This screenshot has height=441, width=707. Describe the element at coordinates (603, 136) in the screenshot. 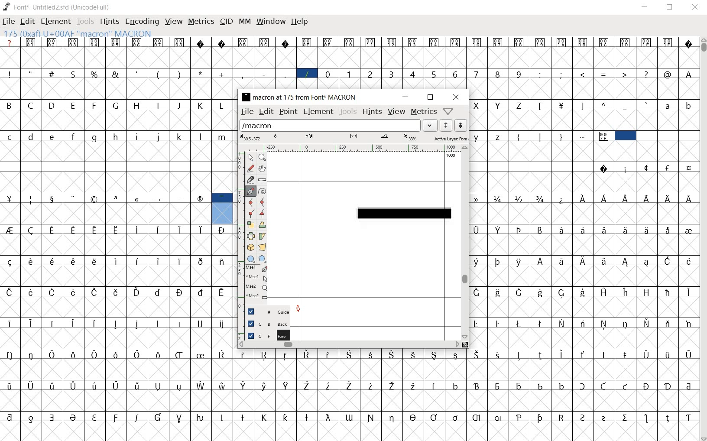

I see `Symbol` at that location.